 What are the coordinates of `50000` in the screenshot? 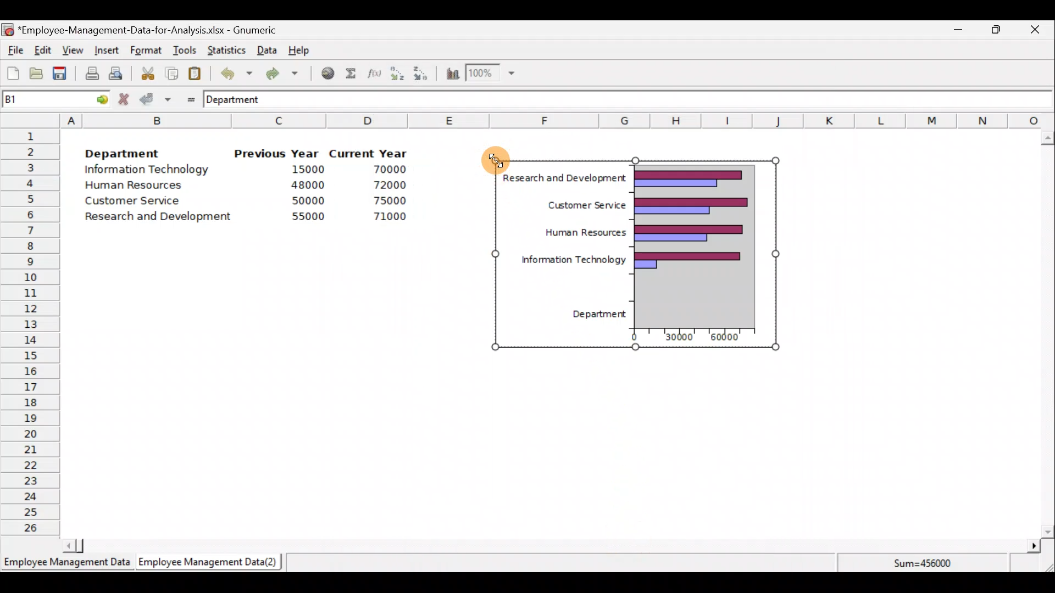 It's located at (311, 200).